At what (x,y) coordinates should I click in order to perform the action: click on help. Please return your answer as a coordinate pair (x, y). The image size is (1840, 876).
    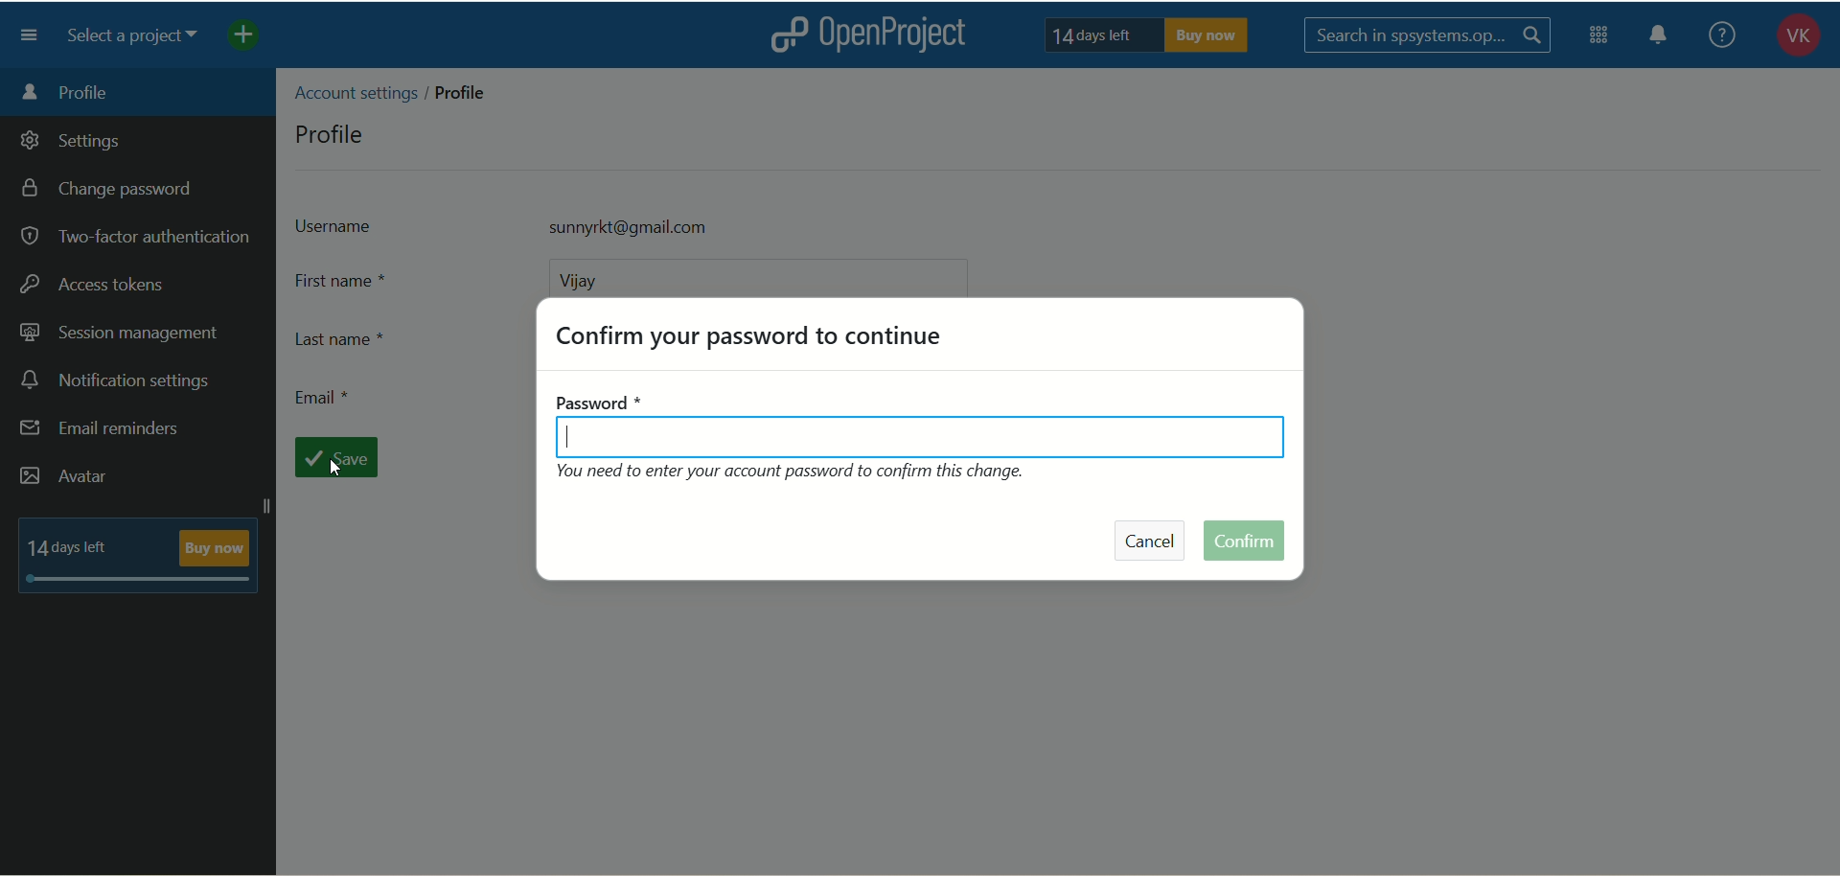
    Looking at the image, I should click on (1721, 34).